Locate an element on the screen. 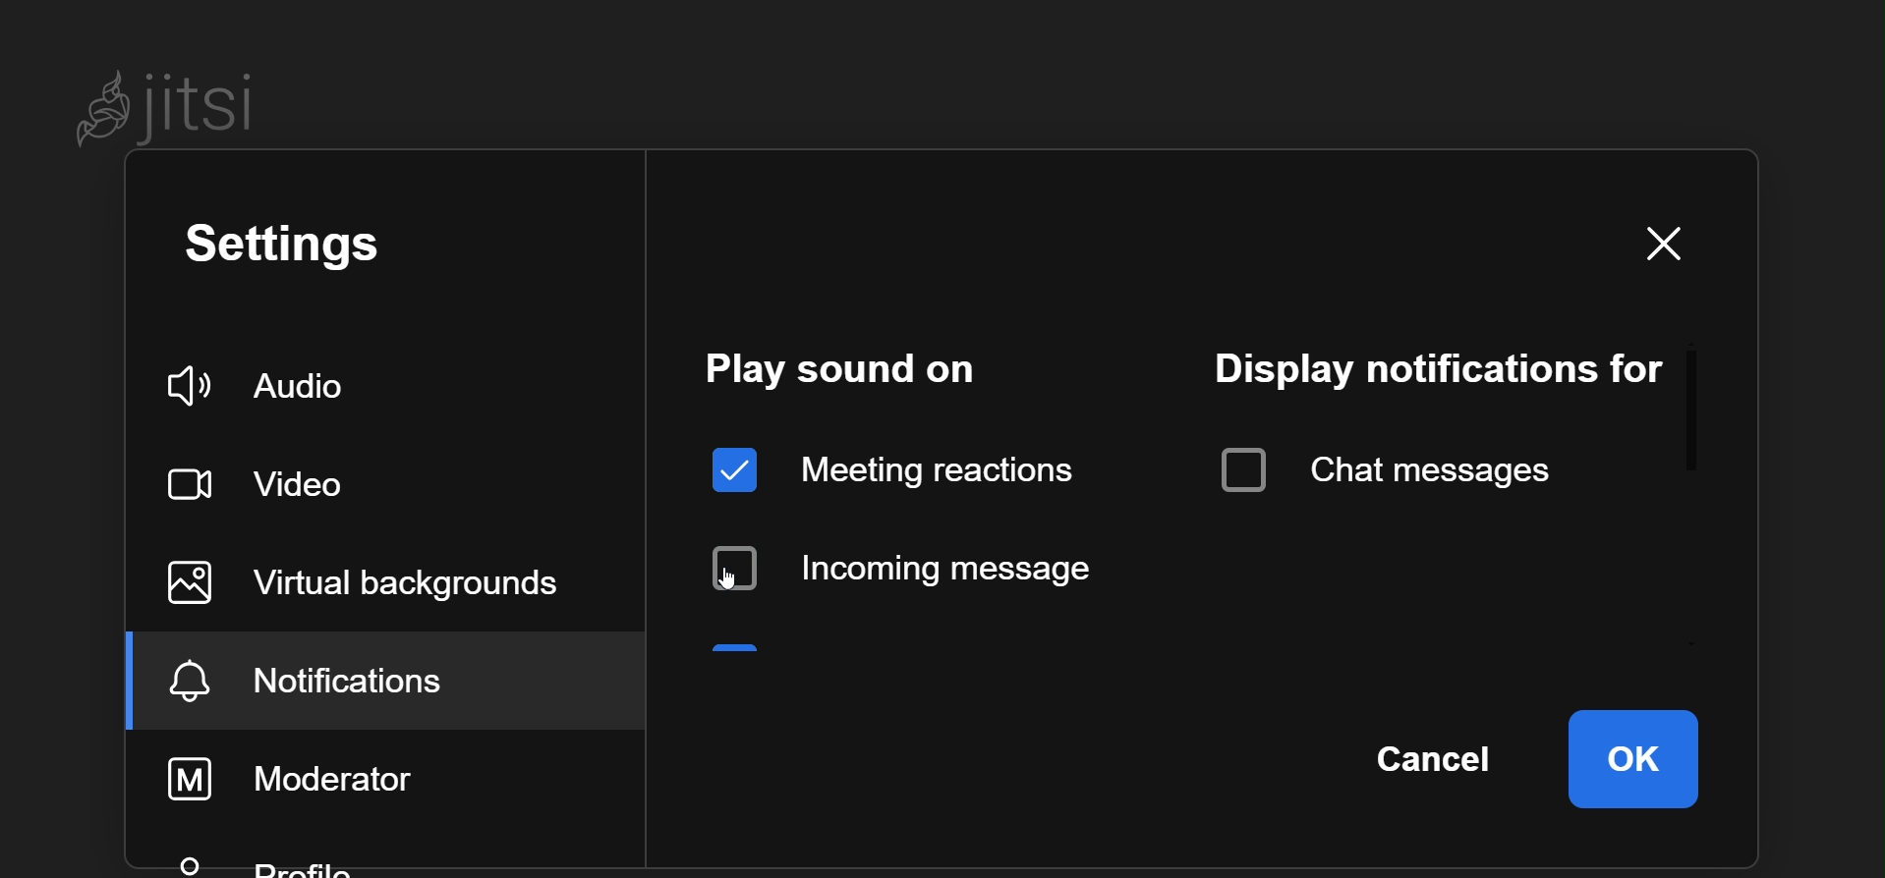  audio is located at coordinates (271, 383).